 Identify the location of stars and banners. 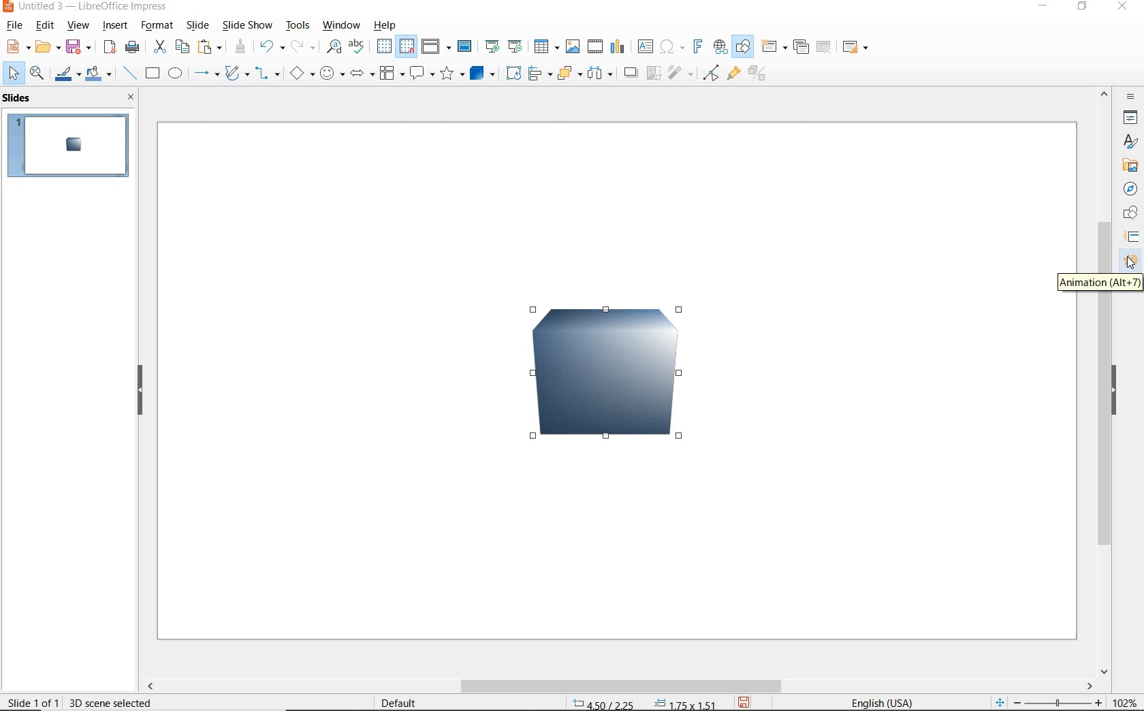
(453, 74).